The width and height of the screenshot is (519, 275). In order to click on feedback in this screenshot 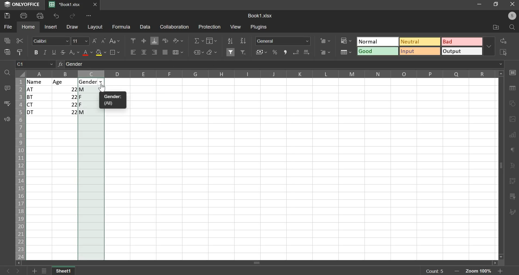, I will do `click(6, 119)`.